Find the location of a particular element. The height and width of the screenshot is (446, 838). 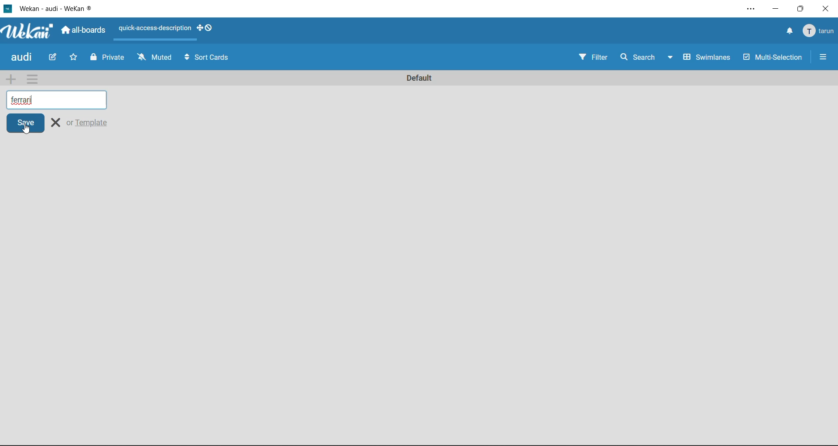

Wekan - audi -WeKan is located at coordinates (56, 8).